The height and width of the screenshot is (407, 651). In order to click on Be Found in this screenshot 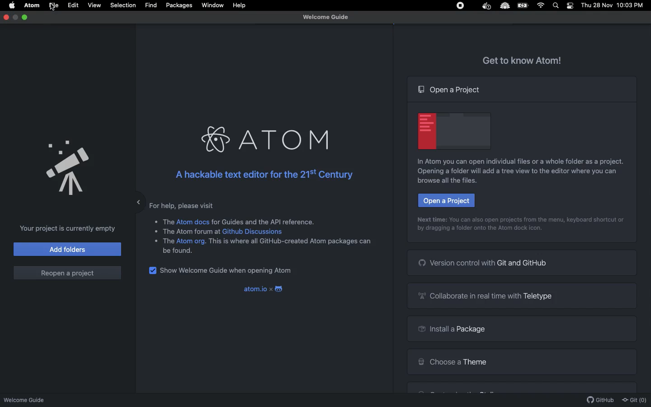, I will do `click(181, 251)`.